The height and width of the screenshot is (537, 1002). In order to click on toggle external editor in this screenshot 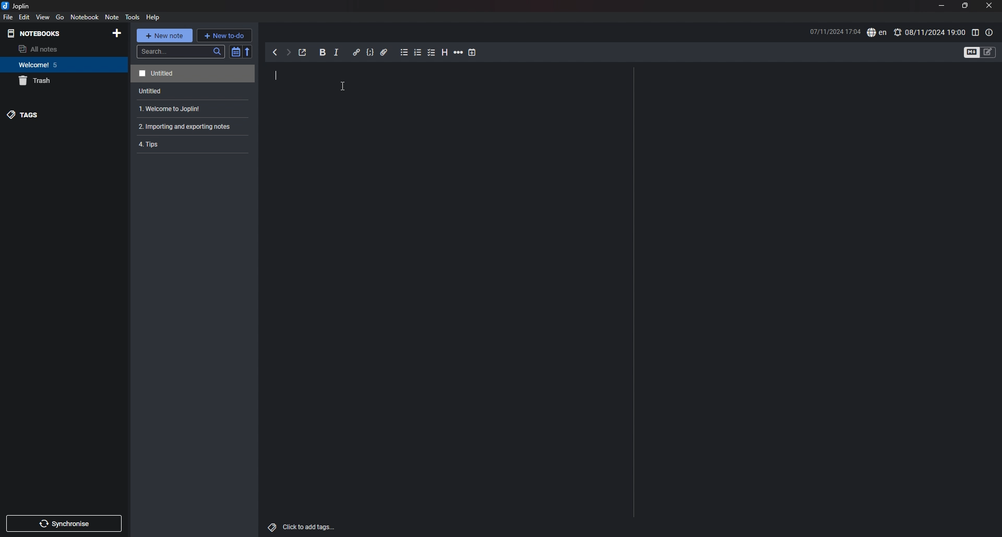, I will do `click(303, 53)`.